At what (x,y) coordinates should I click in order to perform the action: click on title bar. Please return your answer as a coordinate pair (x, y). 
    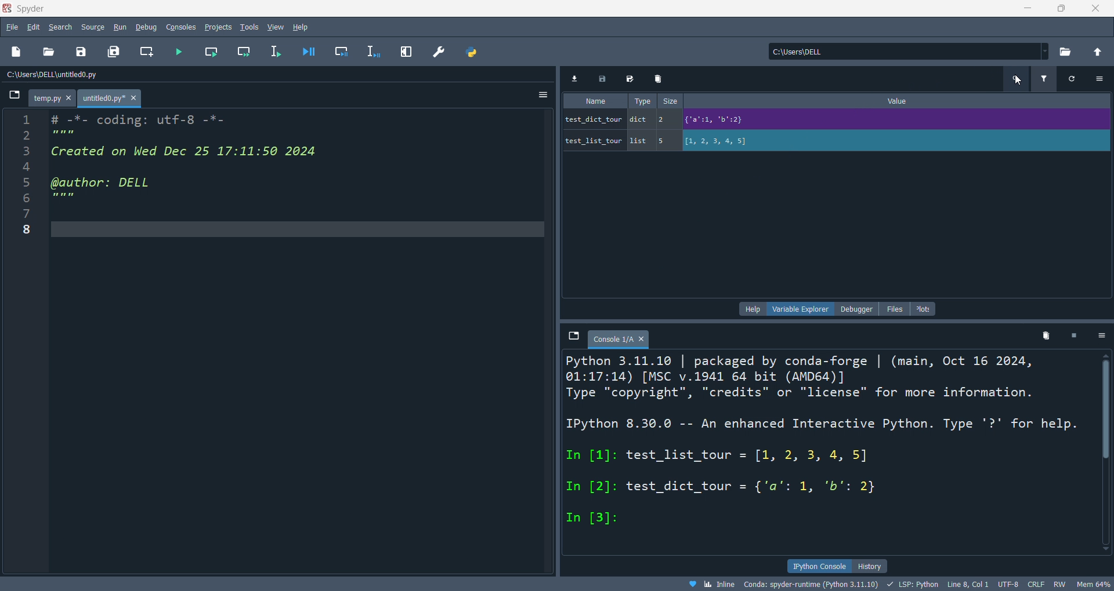
    Looking at the image, I should click on (503, 8).